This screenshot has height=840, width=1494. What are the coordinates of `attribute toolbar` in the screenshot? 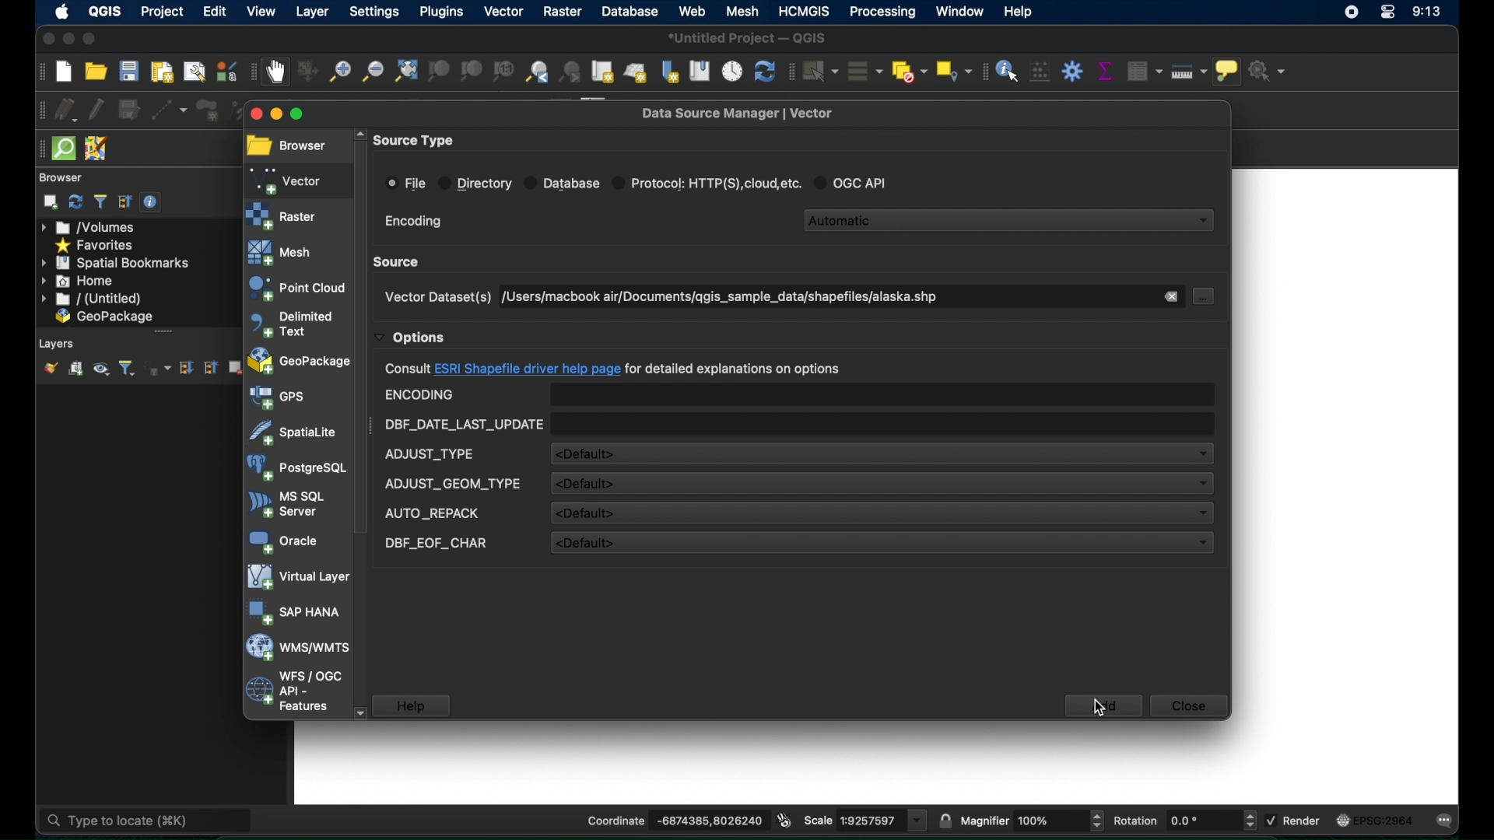 It's located at (983, 72).